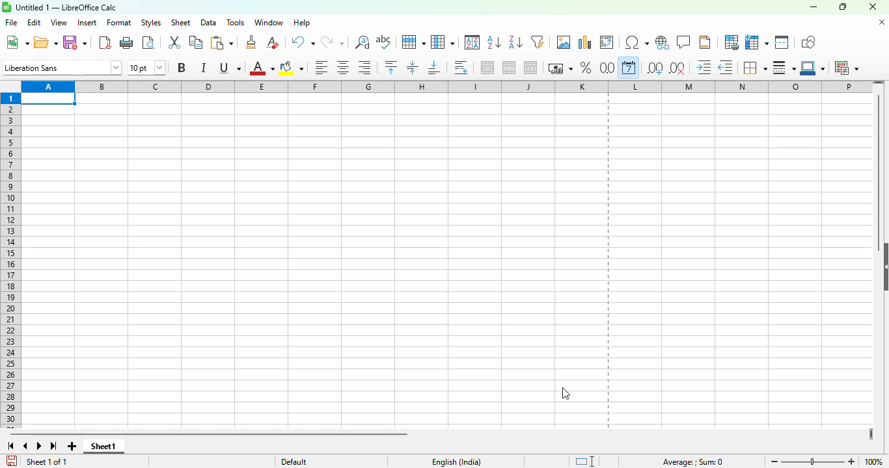 The height and width of the screenshot is (468, 889). I want to click on sheet 1 of 1, so click(46, 461).